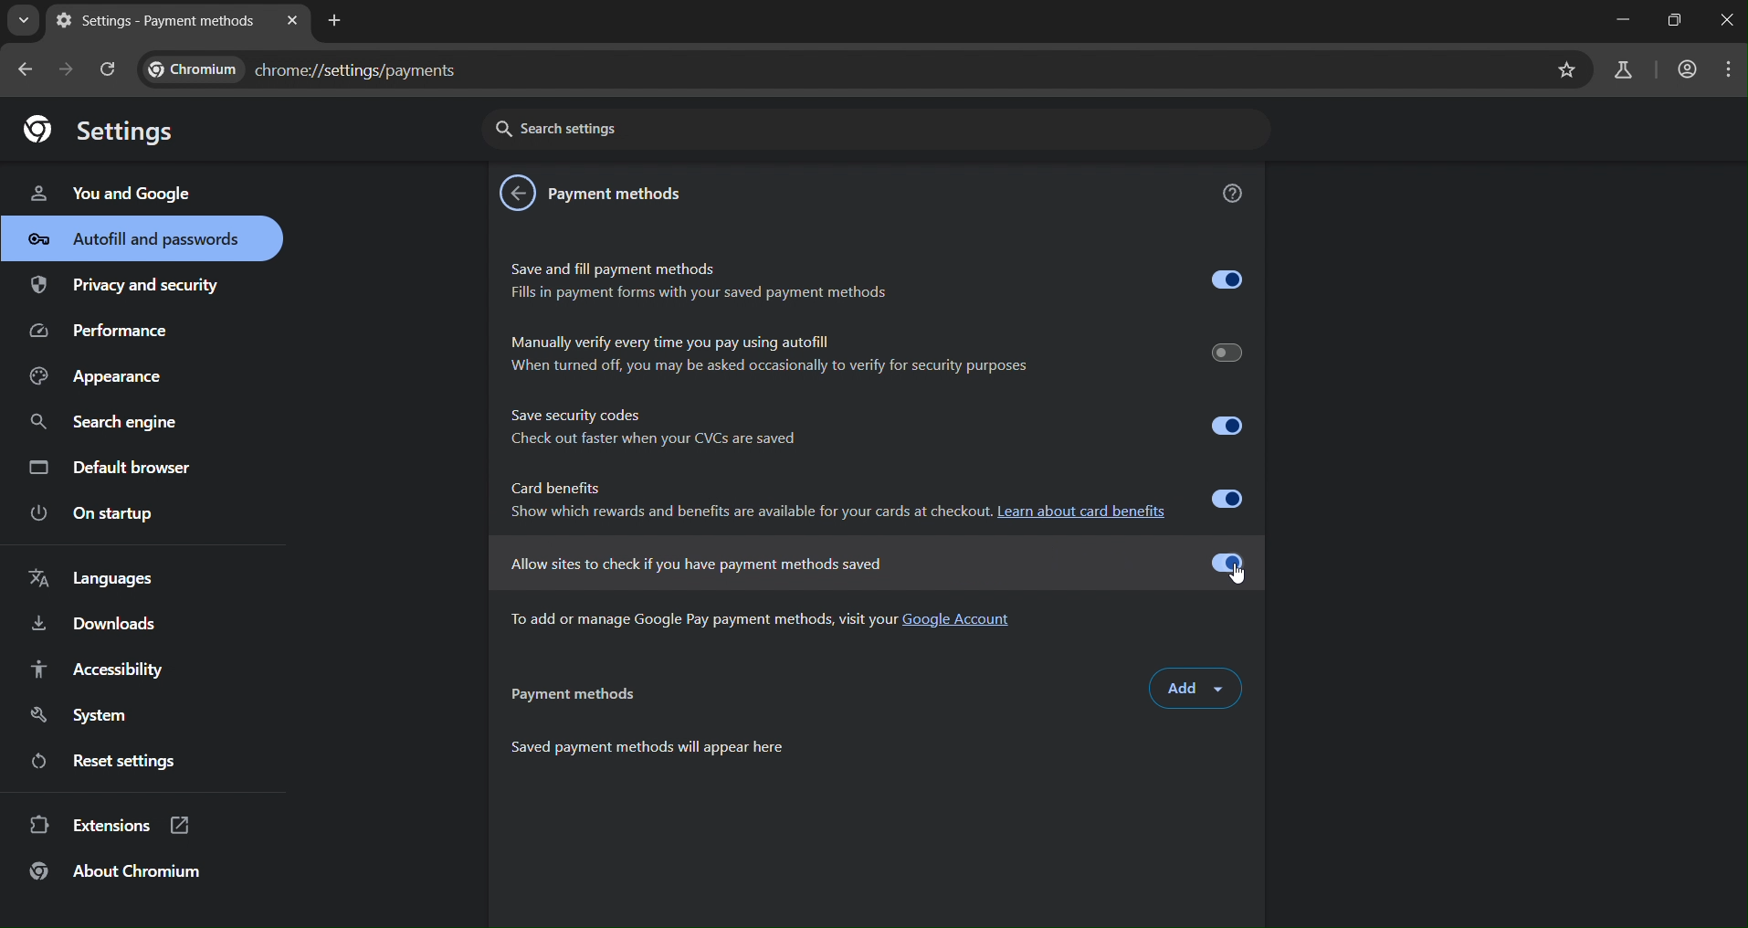 This screenshot has width=1748, height=928. What do you see at coordinates (1731, 70) in the screenshot?
I see `menu` at bounding box center [1731, 70].